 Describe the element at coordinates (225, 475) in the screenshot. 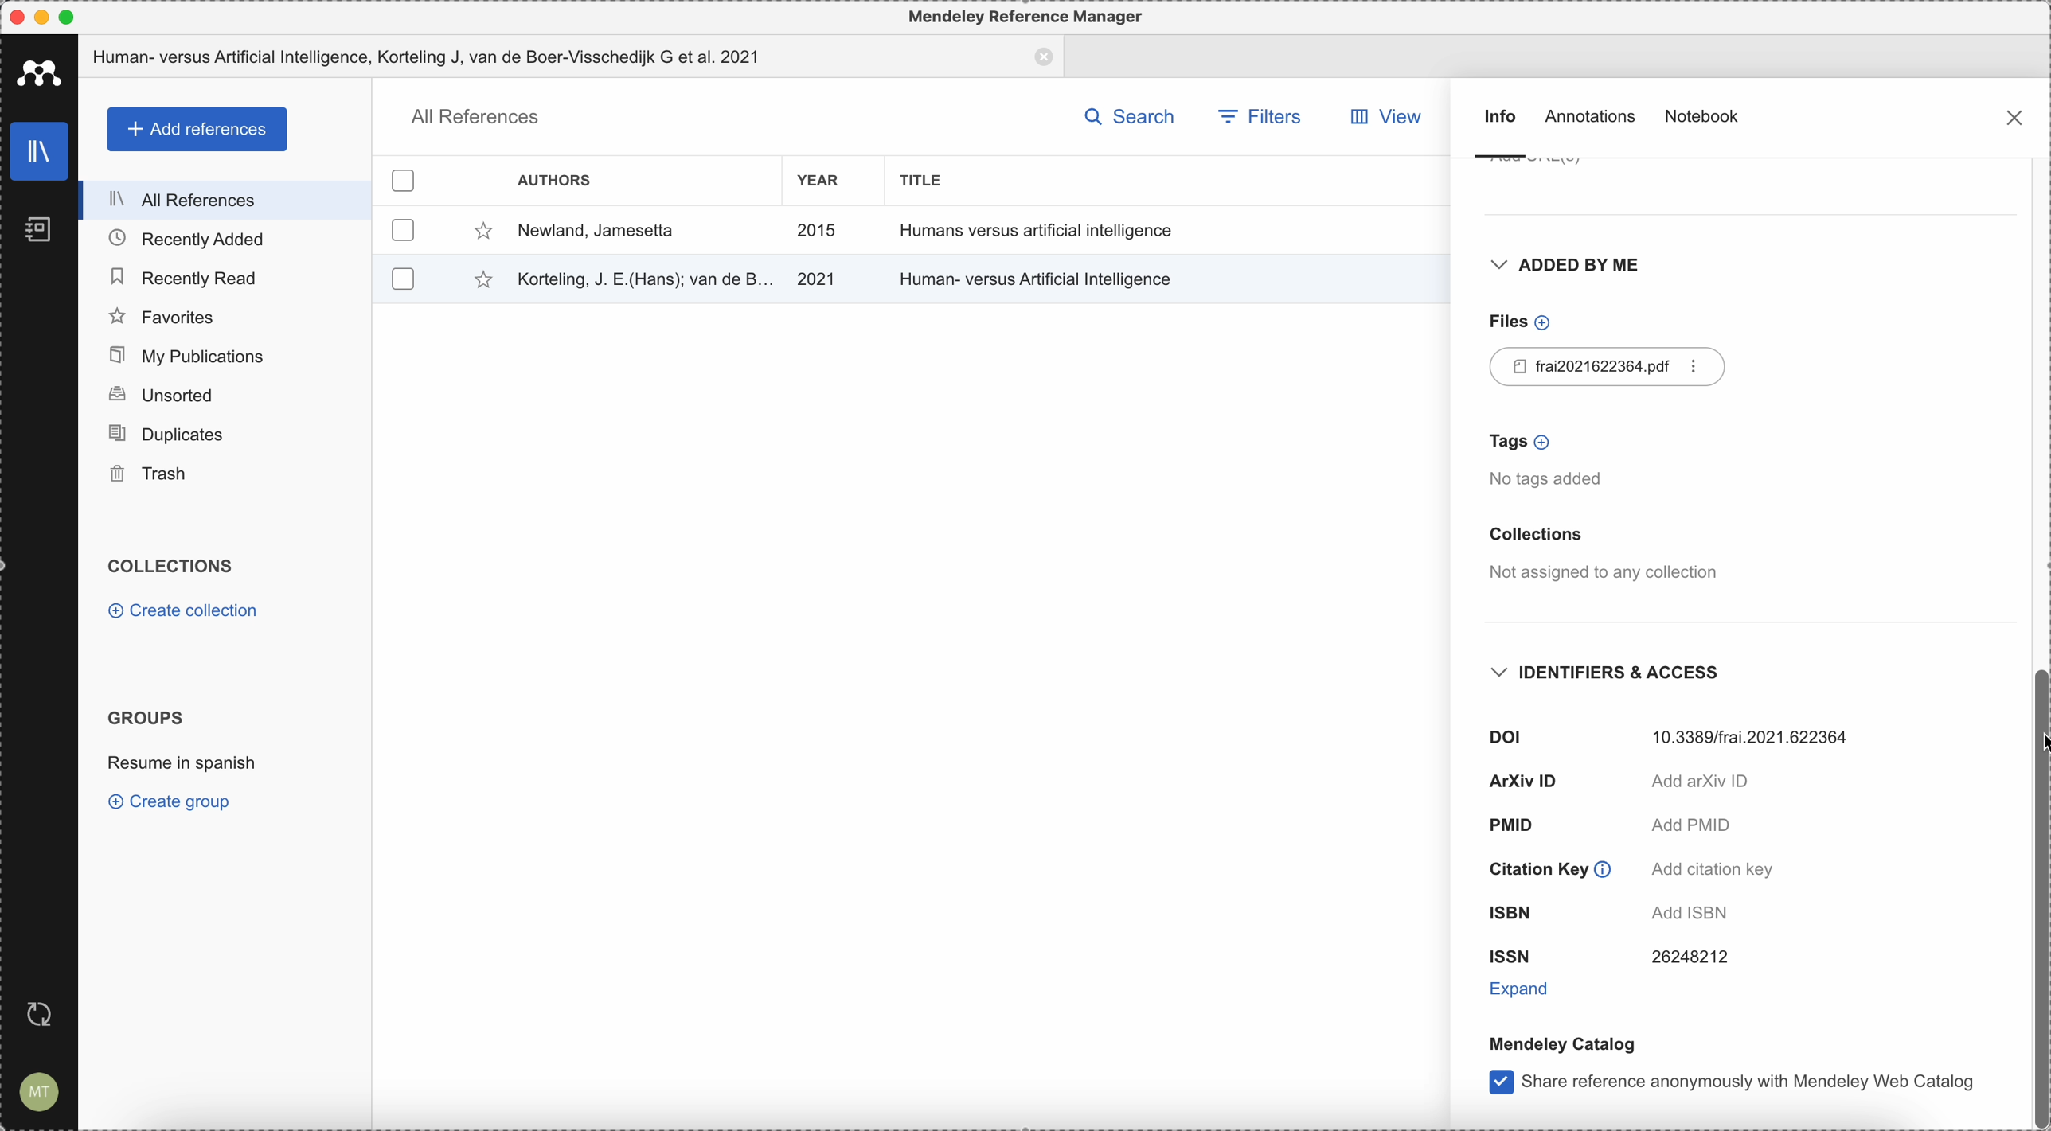

I see `trash` at that location.